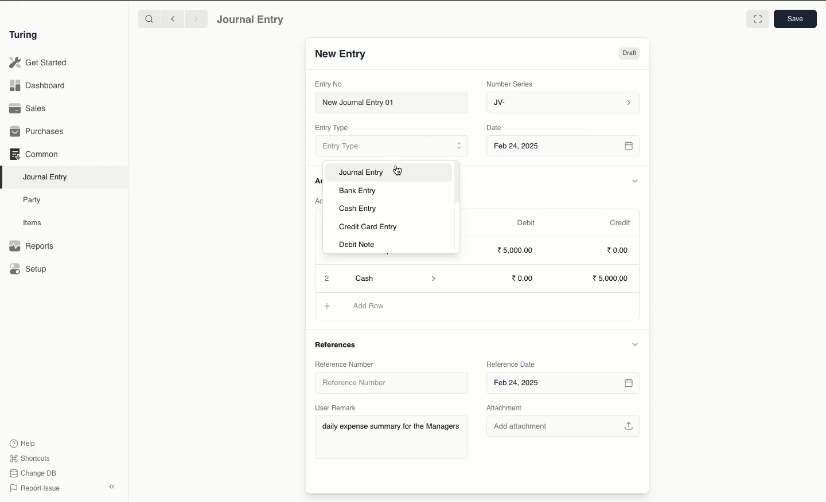  What do you see at coordinates (149, 18) in the screenshot?
I see `Search` at bounding box center [149, 18].